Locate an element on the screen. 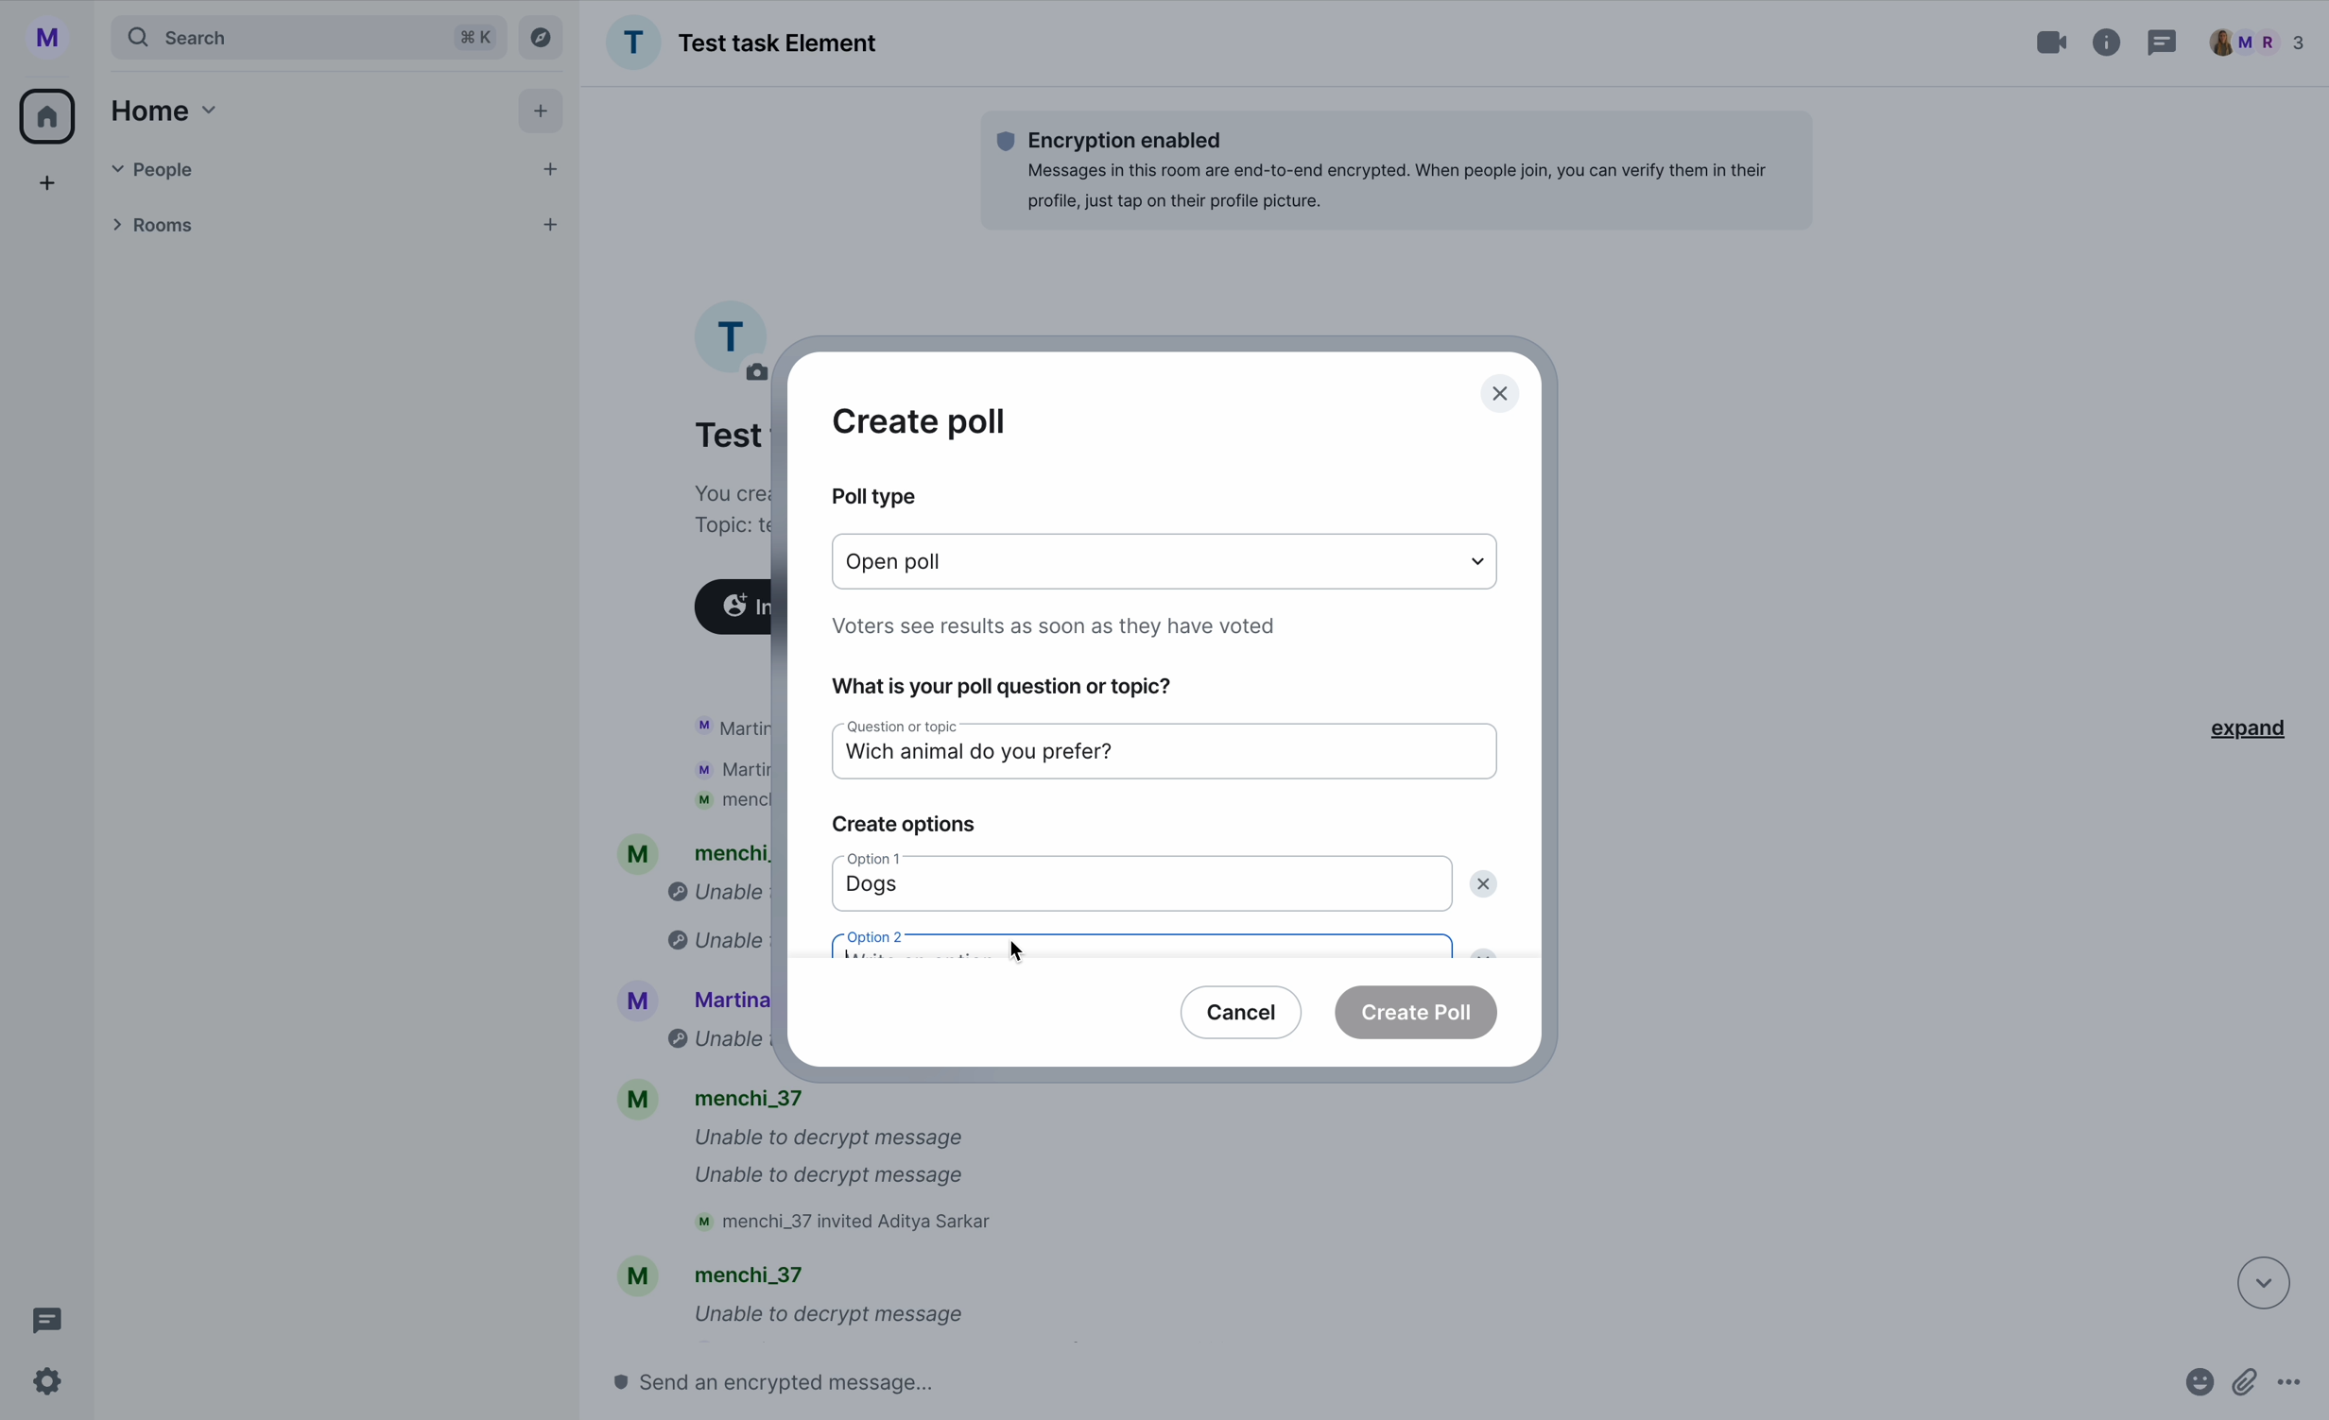  search tab is located at coordinates (307, 37).